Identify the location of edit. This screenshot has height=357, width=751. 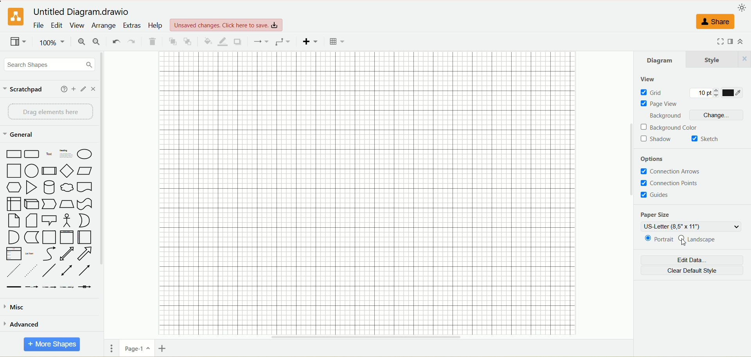
(57, 26).